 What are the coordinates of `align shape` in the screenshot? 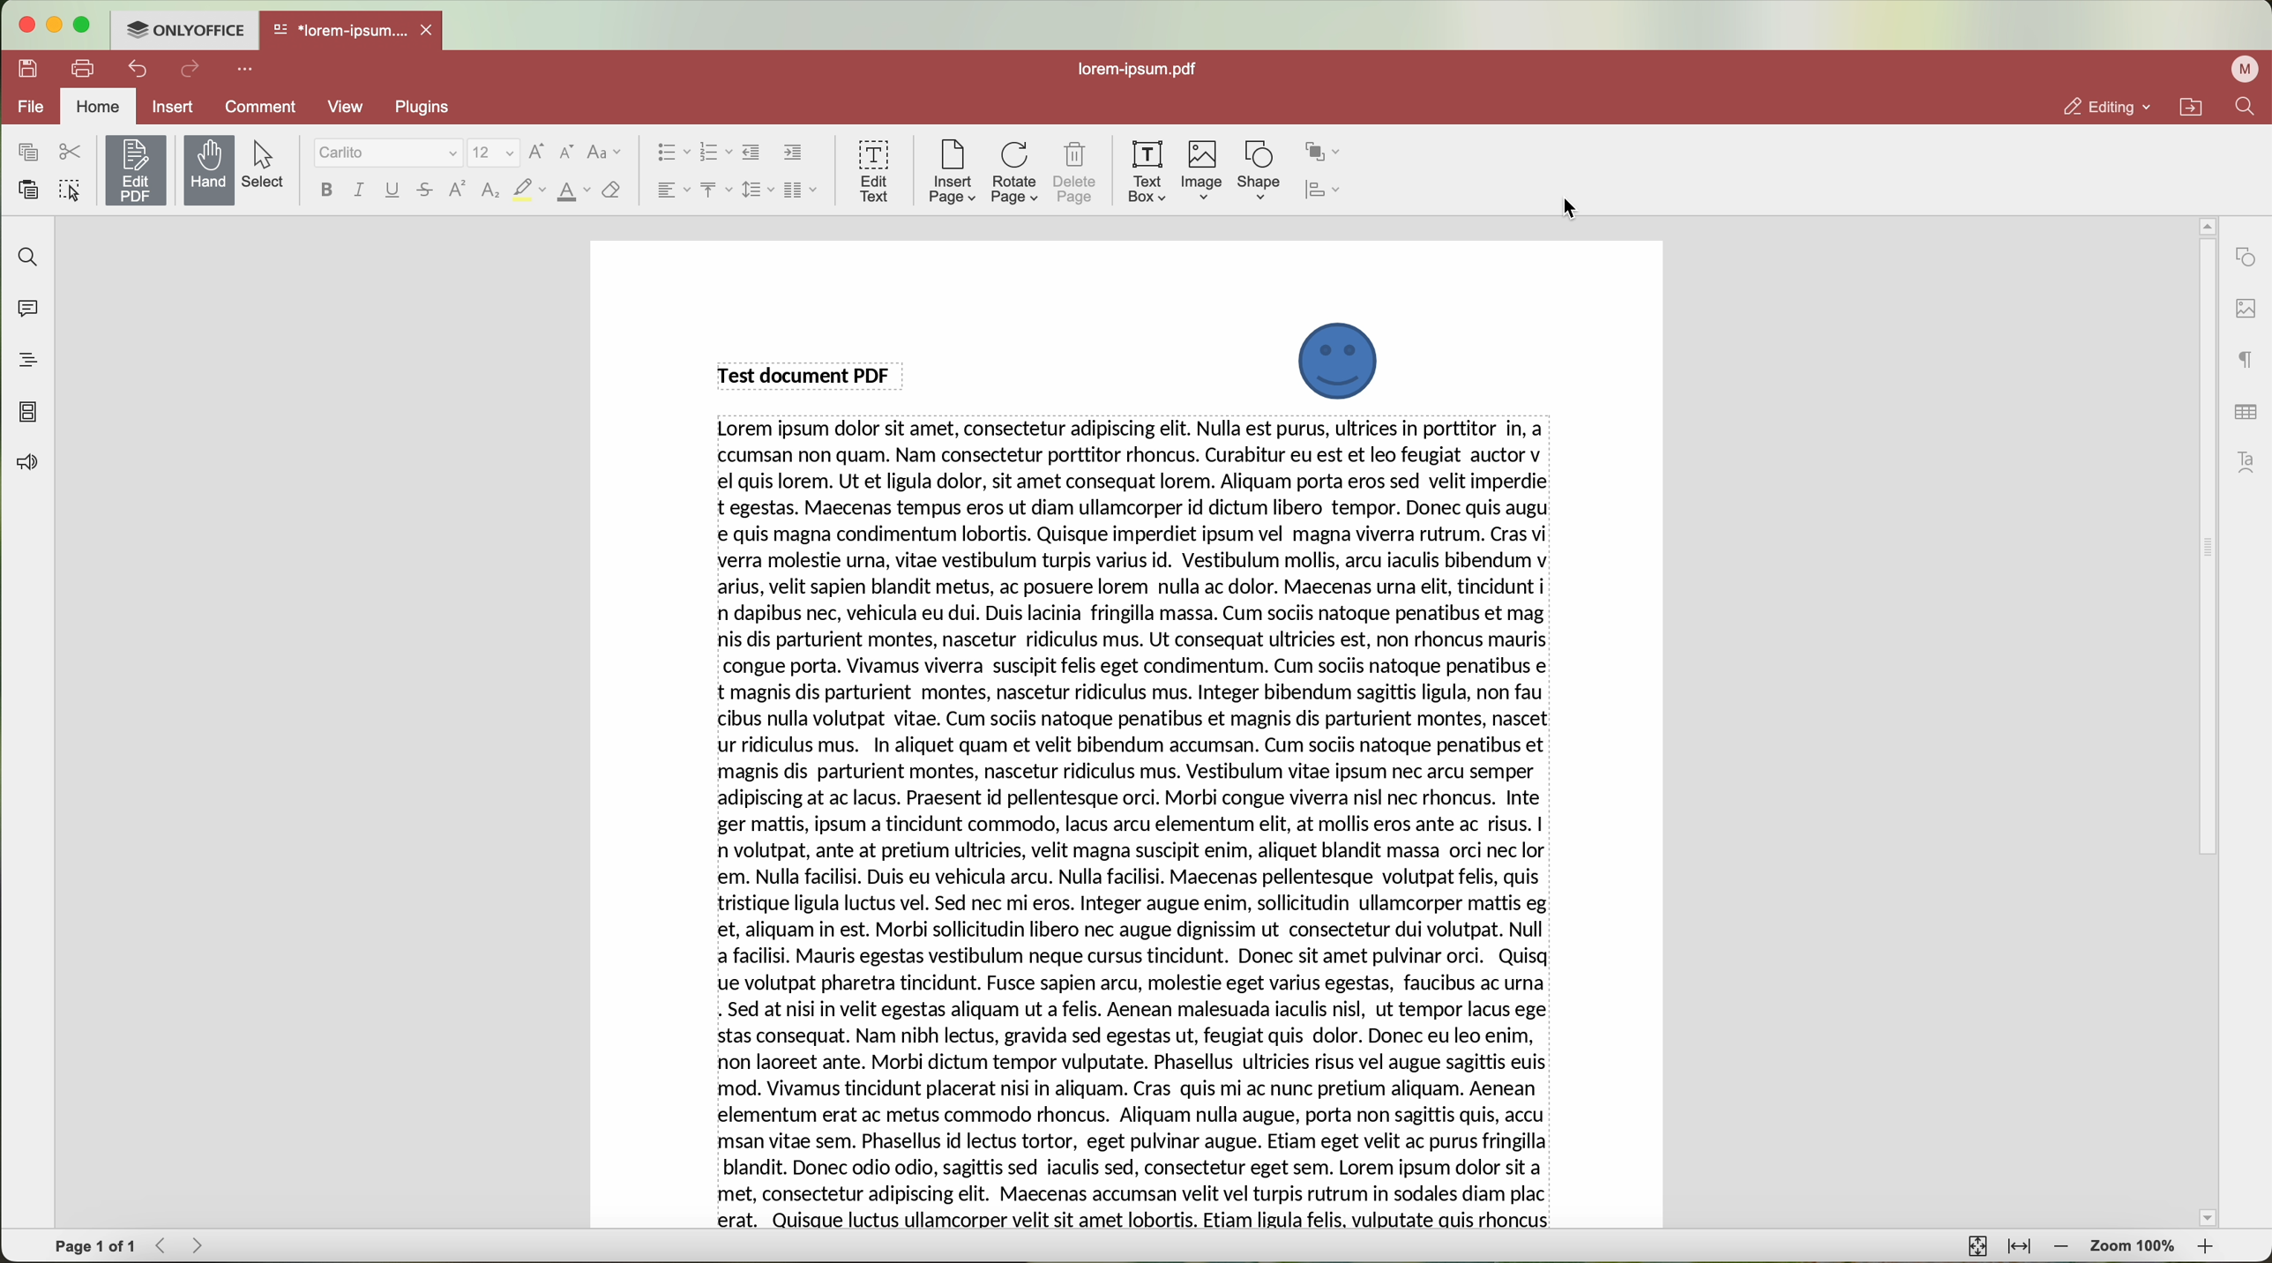 It's located at (1332, 191).